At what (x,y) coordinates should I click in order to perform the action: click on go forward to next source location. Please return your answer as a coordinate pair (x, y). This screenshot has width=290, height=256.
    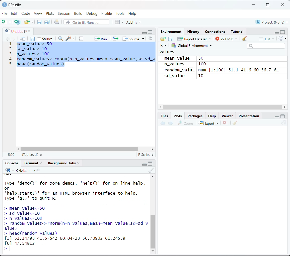
    Looking at the image, I should click on (14, 39).